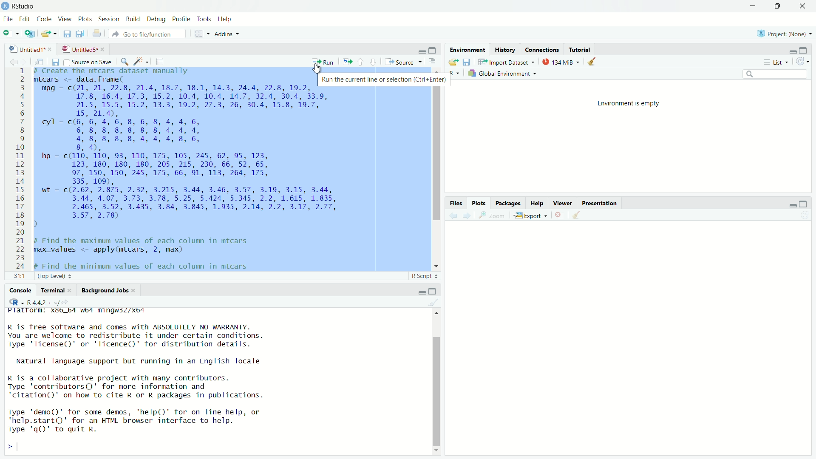 This screenshot has width=816, height=459. What do you see at coordinates (542, 49) in the screenshot?
I see `‘Connections` at bounding box center [542, 49].